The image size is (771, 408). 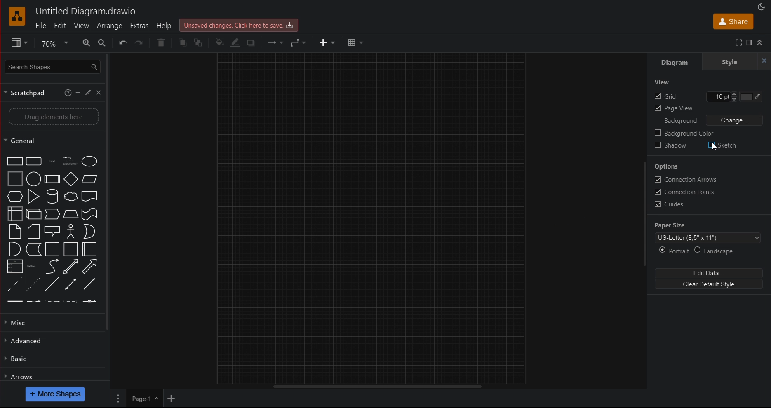 I want to click on internal storage, so click(x=14, y=213).